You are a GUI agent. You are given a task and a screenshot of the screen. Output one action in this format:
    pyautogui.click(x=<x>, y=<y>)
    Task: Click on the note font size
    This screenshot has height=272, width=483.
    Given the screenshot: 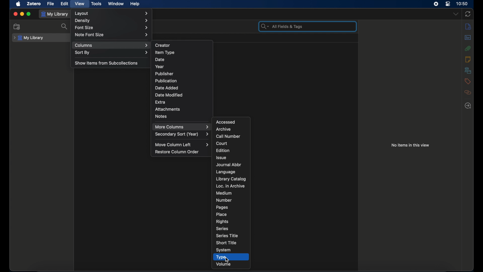 What is the action you would take?
    pyautogui.click(x=112, y=35)
    